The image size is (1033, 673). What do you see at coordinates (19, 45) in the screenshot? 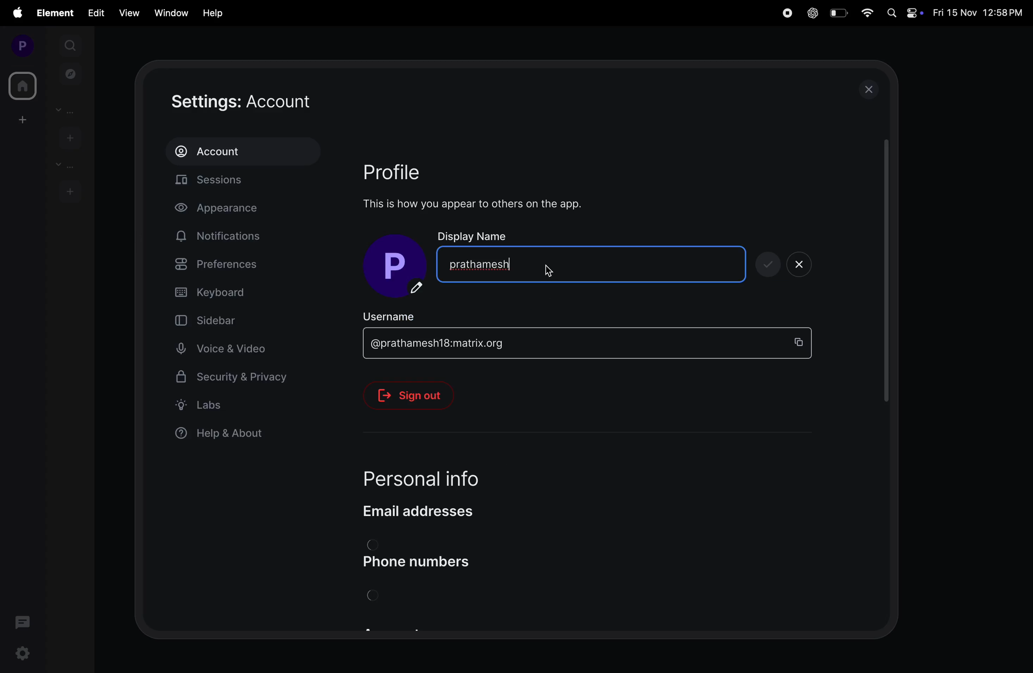
I see `profile` at bounding box center [19, 45].